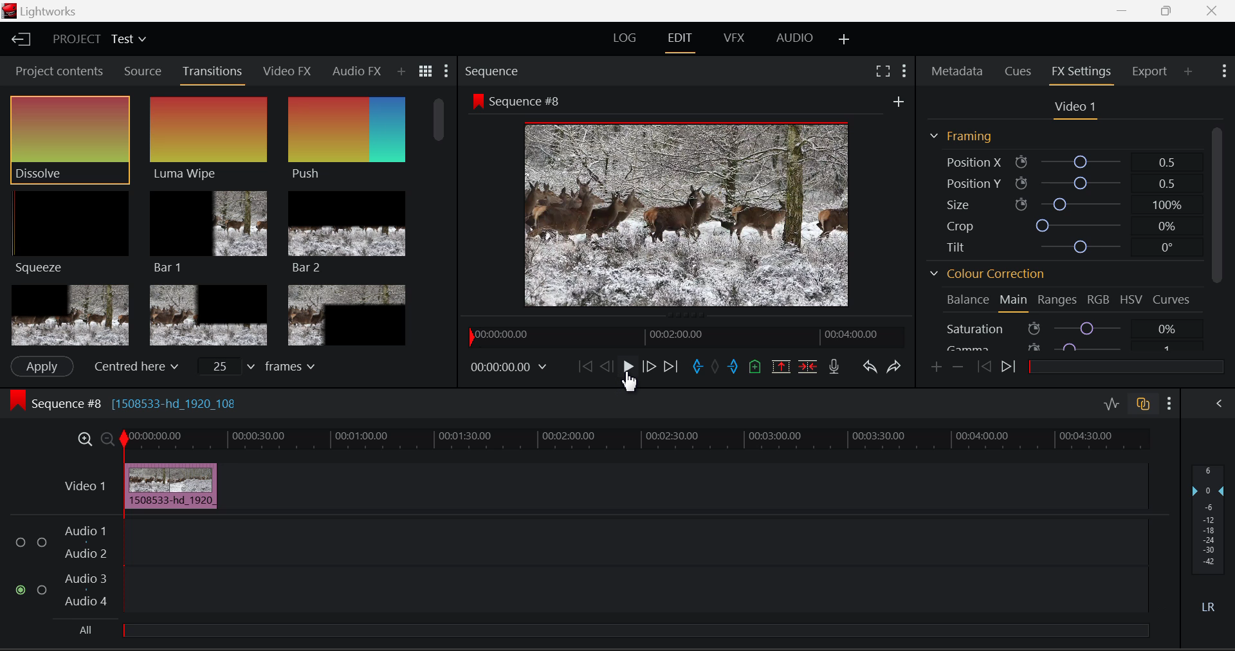 The width and height of the screenshot is (1235, 651). What do you see at coordinates (845, 41) in the screenshot?
I see `Add Layout` at bounding box center [845, 41].